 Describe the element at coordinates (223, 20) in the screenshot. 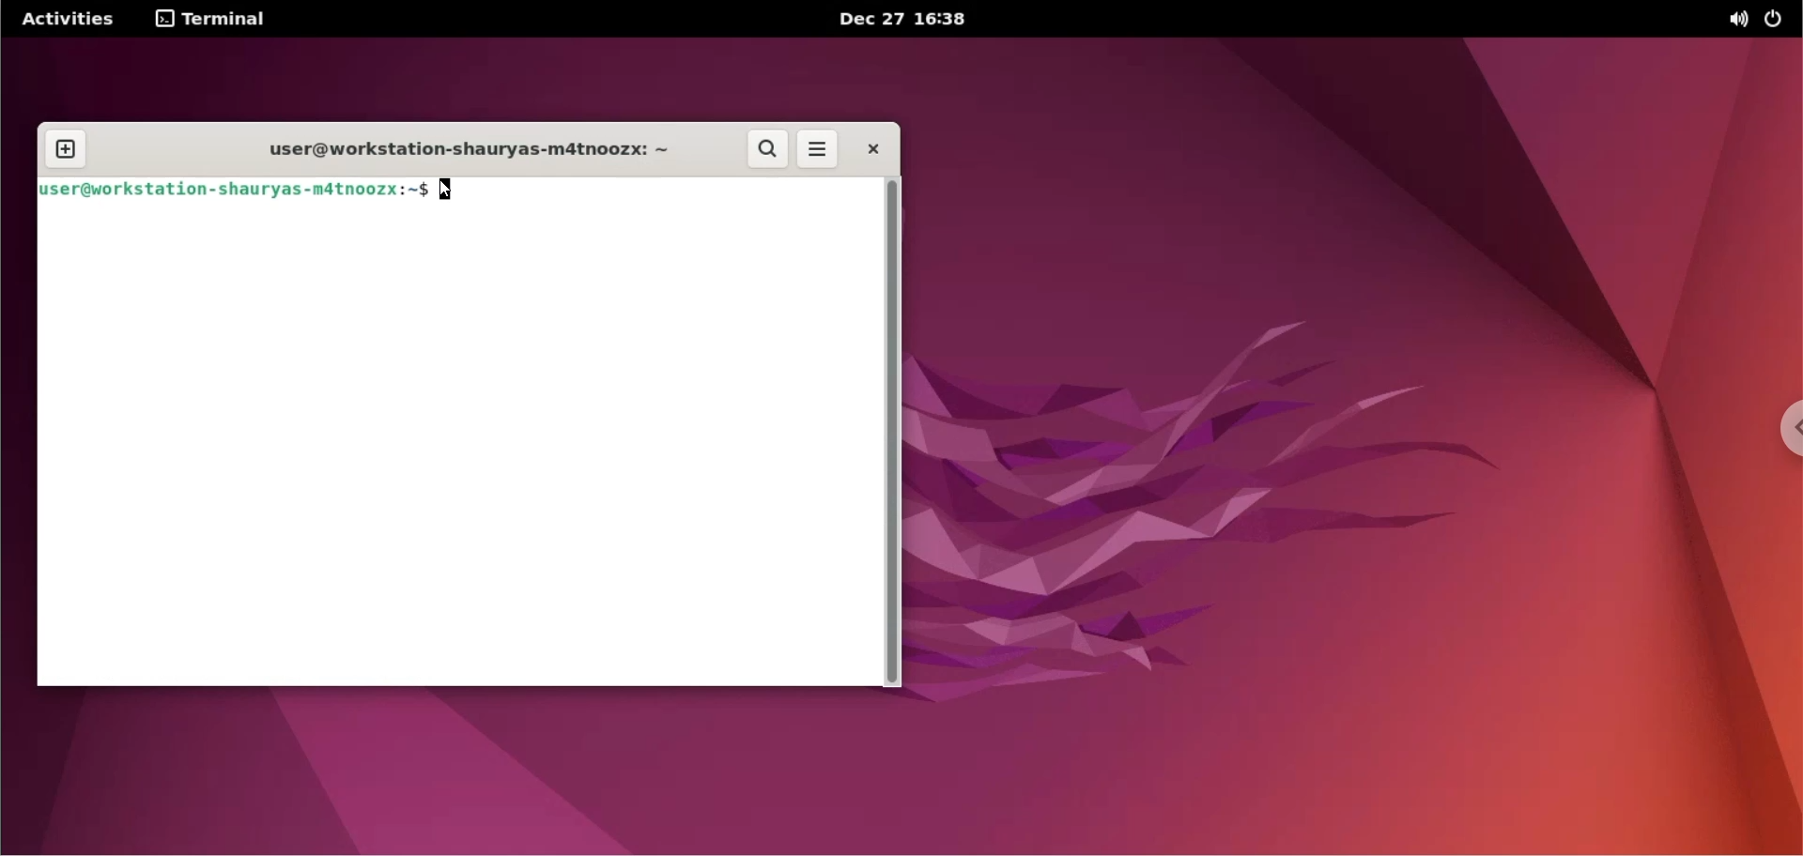

I see `Terminal` at that location.